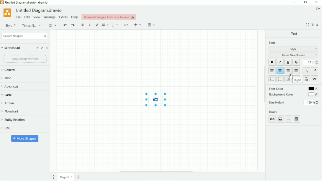 The width and height of the screenshot is (322, 181). Describe the element at coordinates (312, 25) in the screenshot. I see `Format` at that location.